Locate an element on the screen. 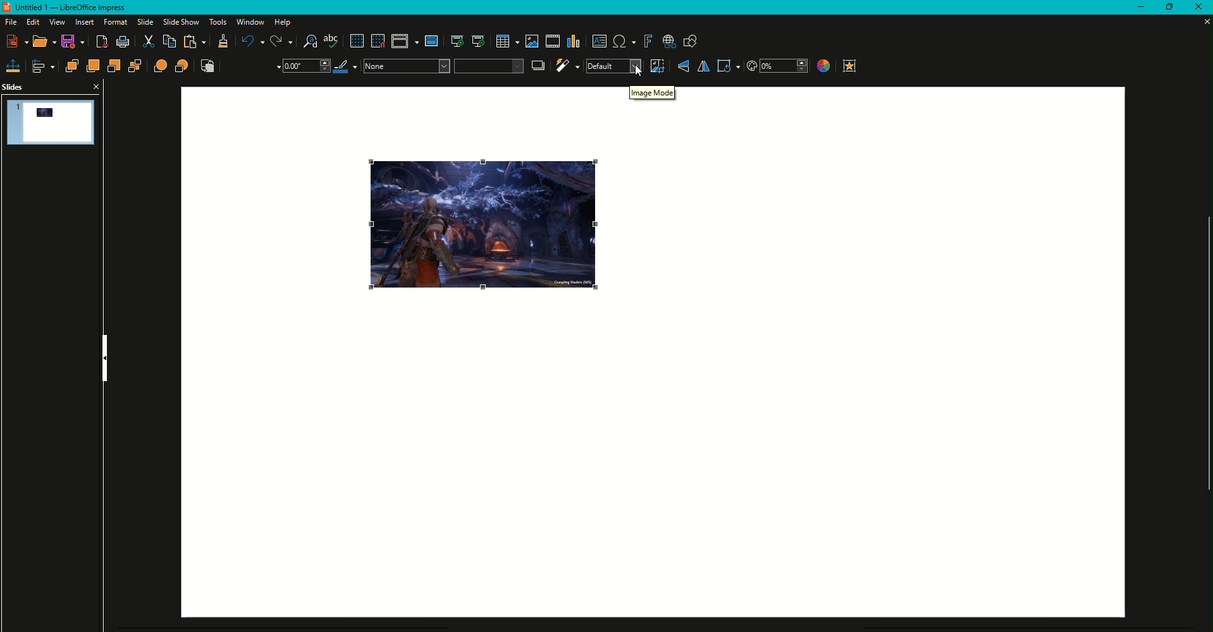  Insert is located at coordinates (82, 22).